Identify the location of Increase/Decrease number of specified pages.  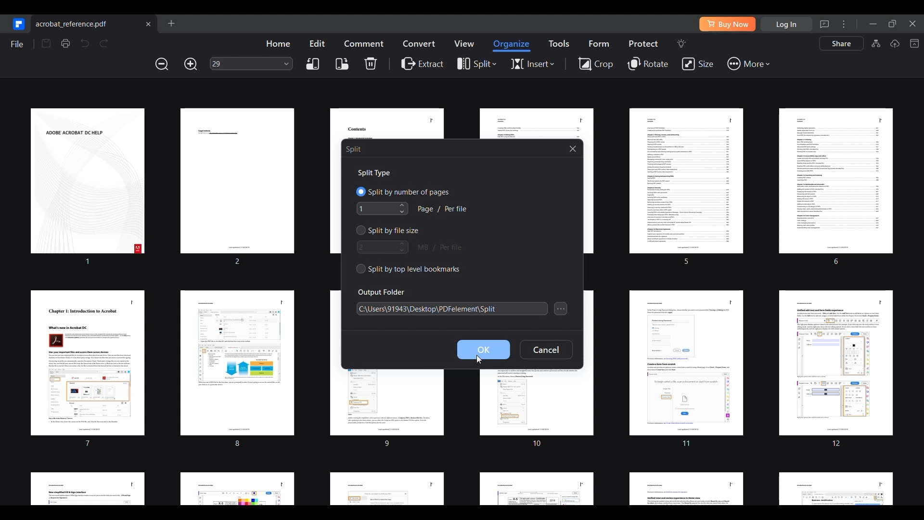
(402, 208).